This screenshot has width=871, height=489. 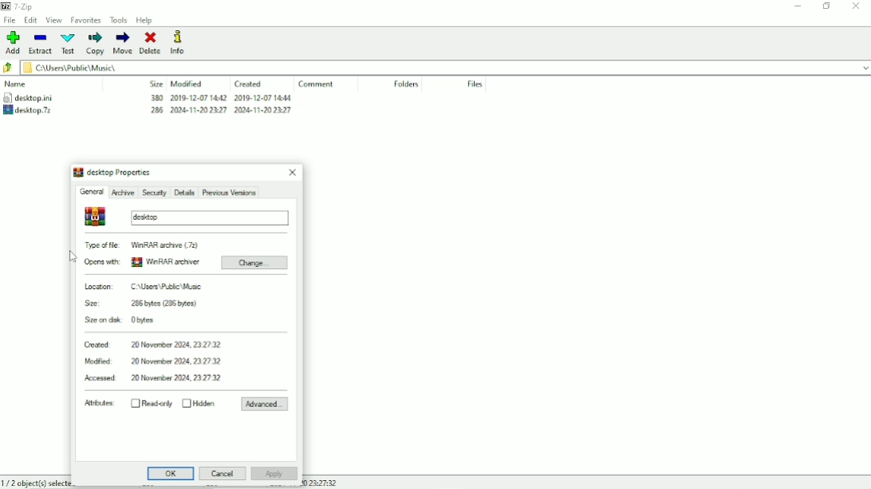 I want to click on created date & time, so click(x=263, y=110).